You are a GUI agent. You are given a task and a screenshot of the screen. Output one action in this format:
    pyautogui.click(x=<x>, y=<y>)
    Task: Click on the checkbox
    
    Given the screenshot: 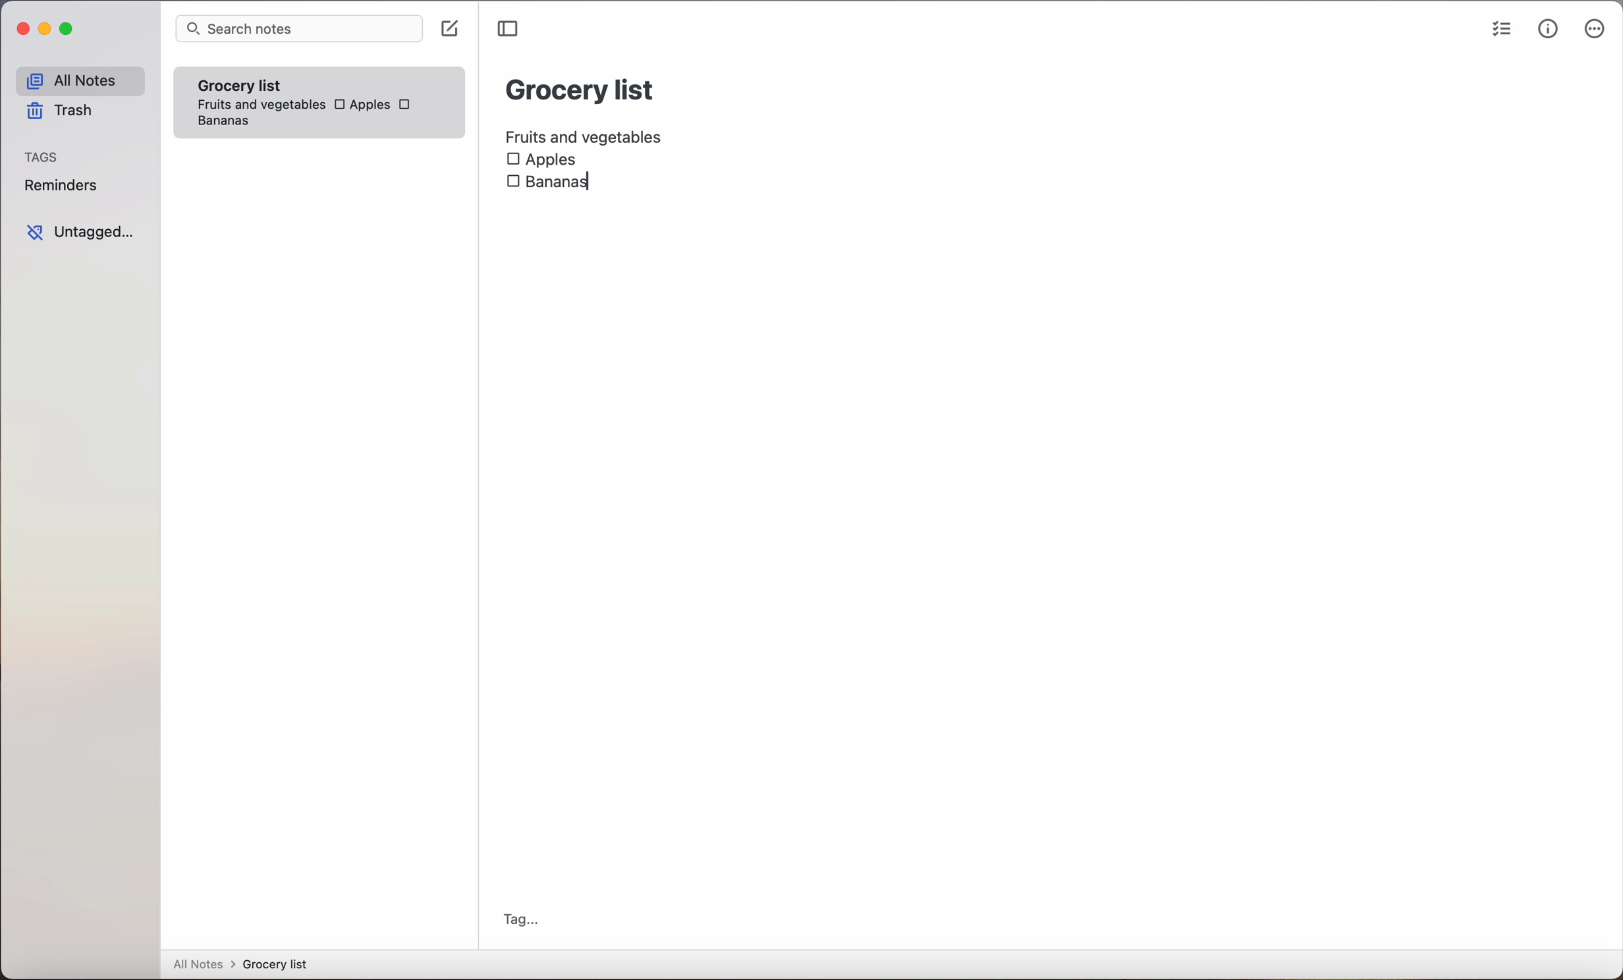 What is the action you would take?
    pyautogui.click(x=509, y=184)
    